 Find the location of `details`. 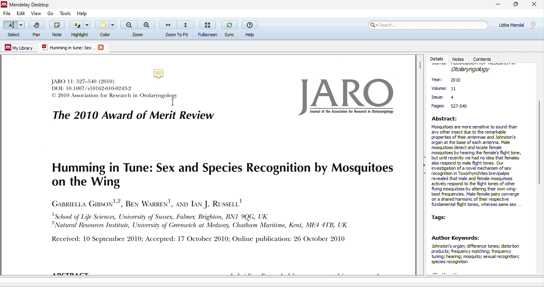

details is located at coordinates (437, 59).